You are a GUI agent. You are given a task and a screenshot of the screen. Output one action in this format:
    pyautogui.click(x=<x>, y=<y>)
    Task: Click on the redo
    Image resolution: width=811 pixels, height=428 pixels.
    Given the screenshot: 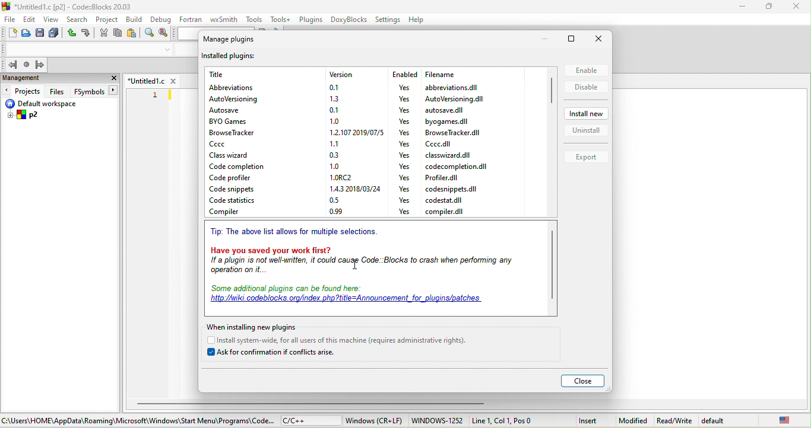 What is the action you would take?
    pyautogui.click(x=88, y=33)
    